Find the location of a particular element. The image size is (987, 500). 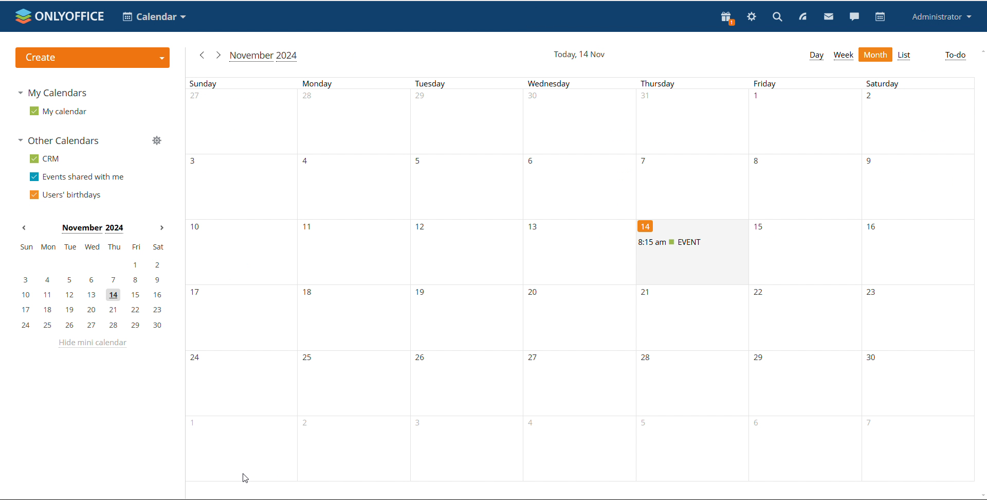

10, 11, 12, 13 is located at coordinates (412, 251).